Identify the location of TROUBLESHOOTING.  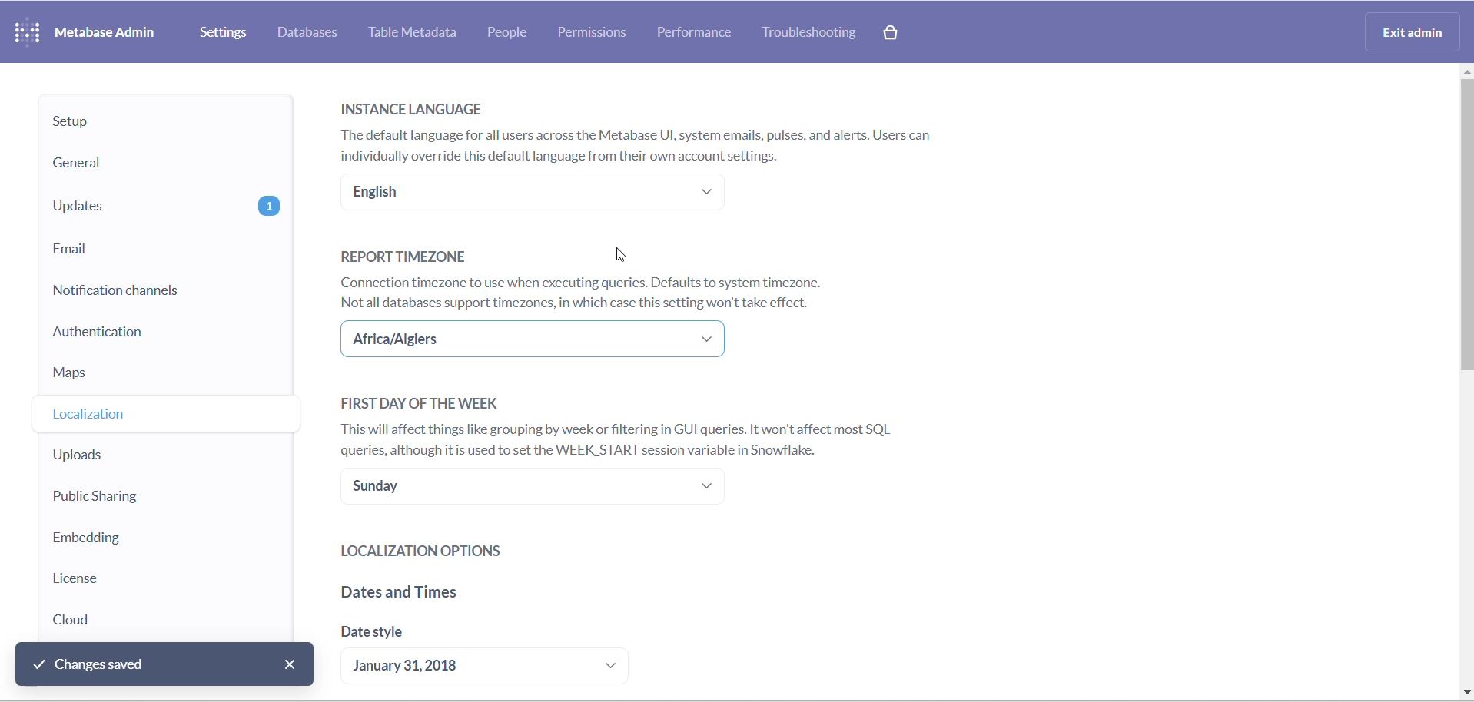
(812, 35).